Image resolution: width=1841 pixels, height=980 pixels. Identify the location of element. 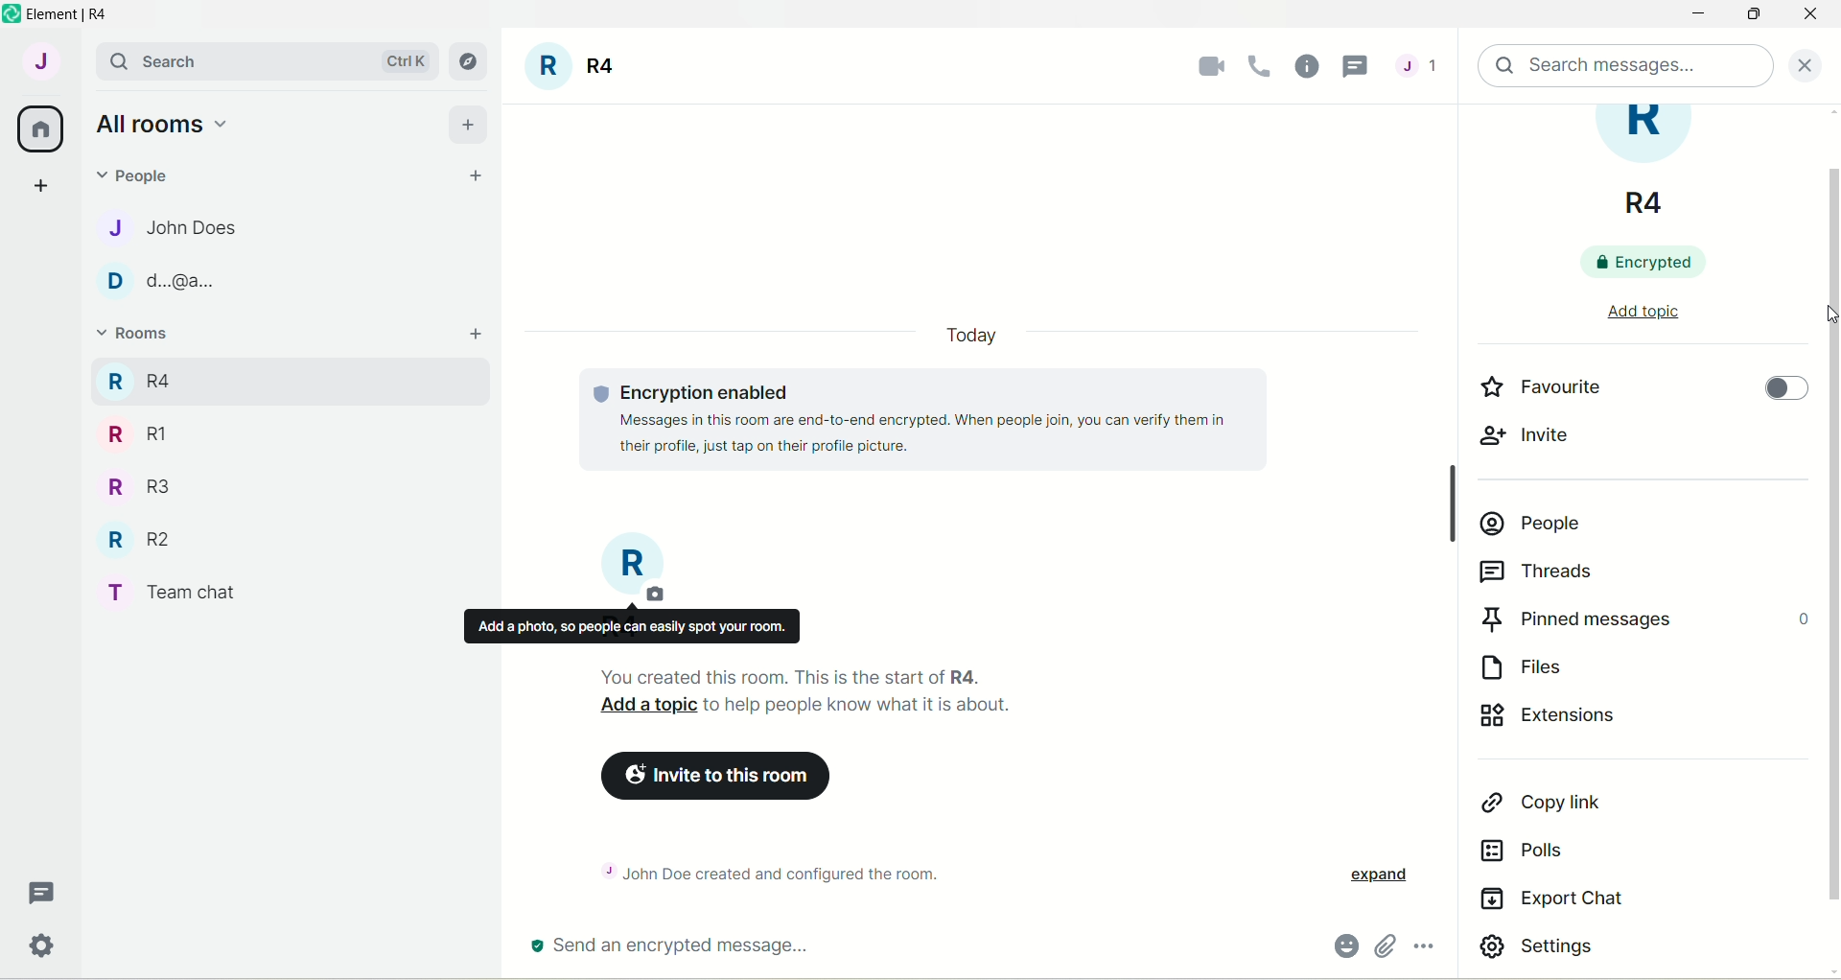
(76, 13).